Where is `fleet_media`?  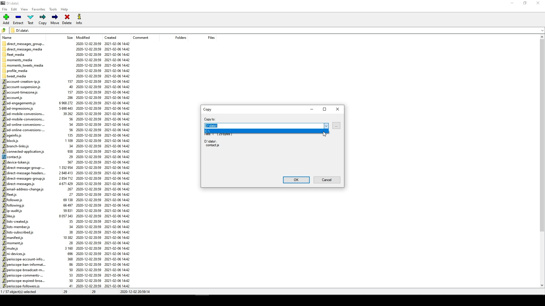 fleet_media is located at coordinates (14, 54).